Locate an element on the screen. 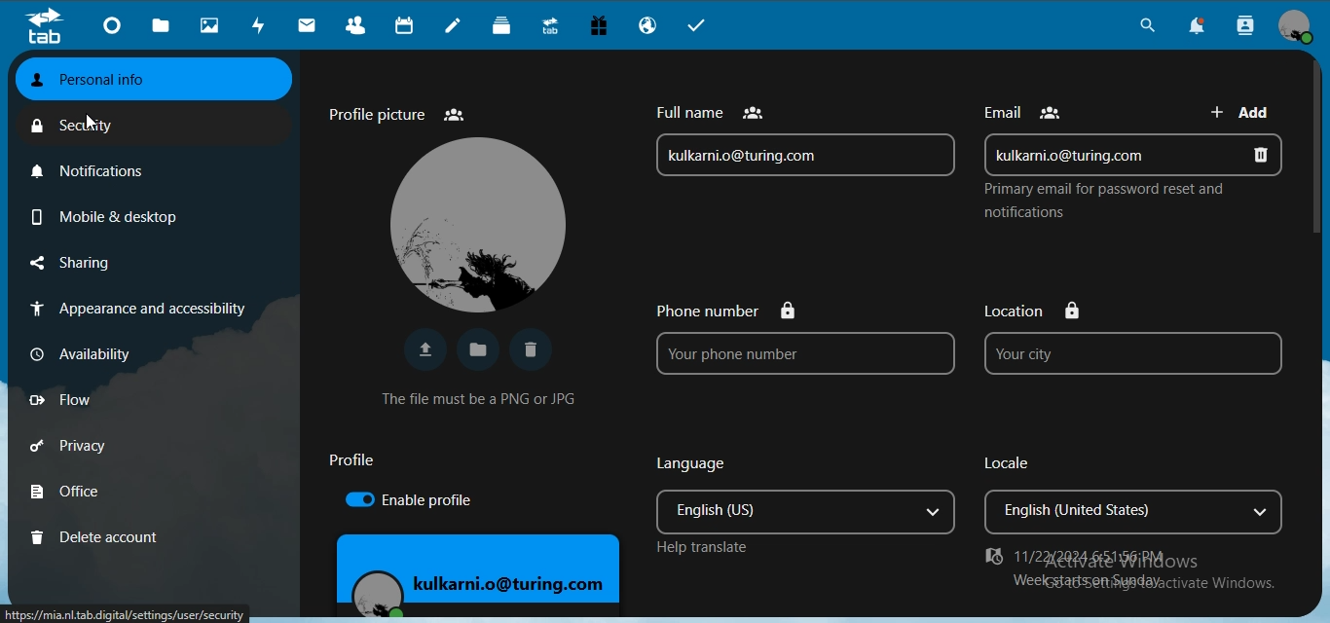  full name is located at coordinates (706, 113).